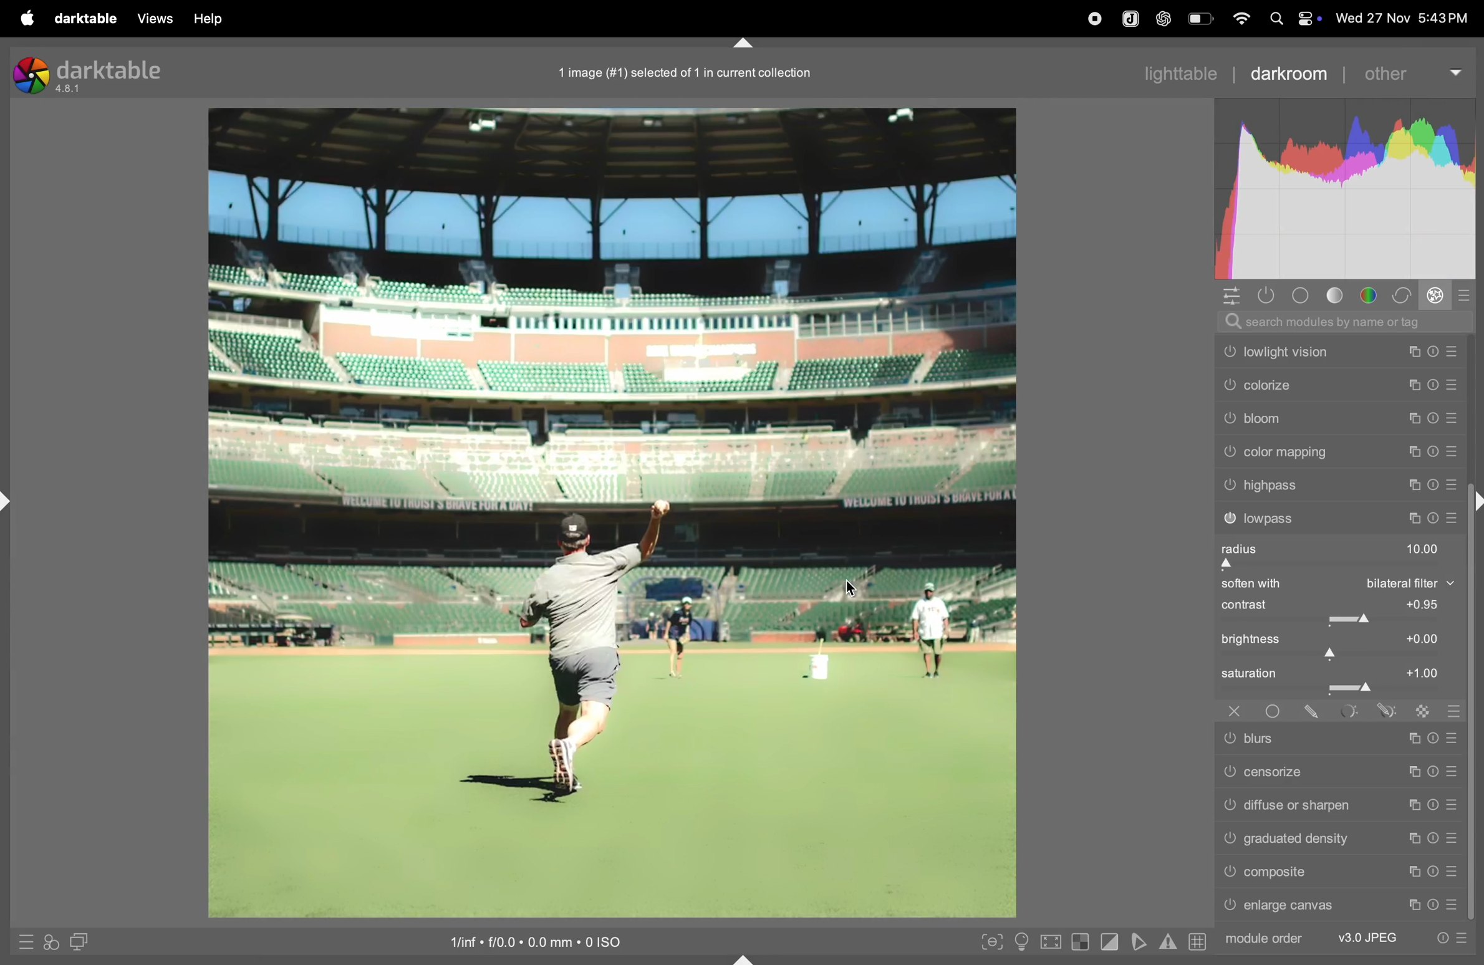 This screenshot has height=965, width=1484. I want to click on shift+ctrl+b, so click(744, 958).